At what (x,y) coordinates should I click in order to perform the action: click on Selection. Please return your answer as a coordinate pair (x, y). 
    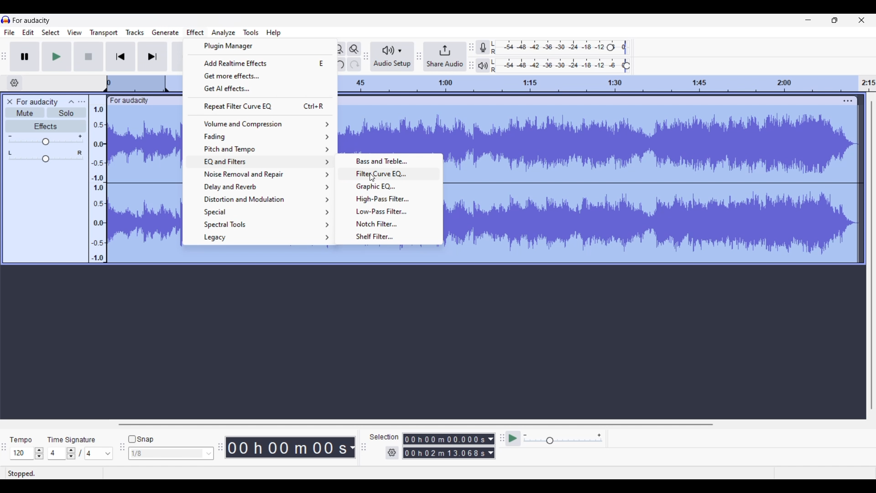
    Looking at the image, I should click on (384, 438).